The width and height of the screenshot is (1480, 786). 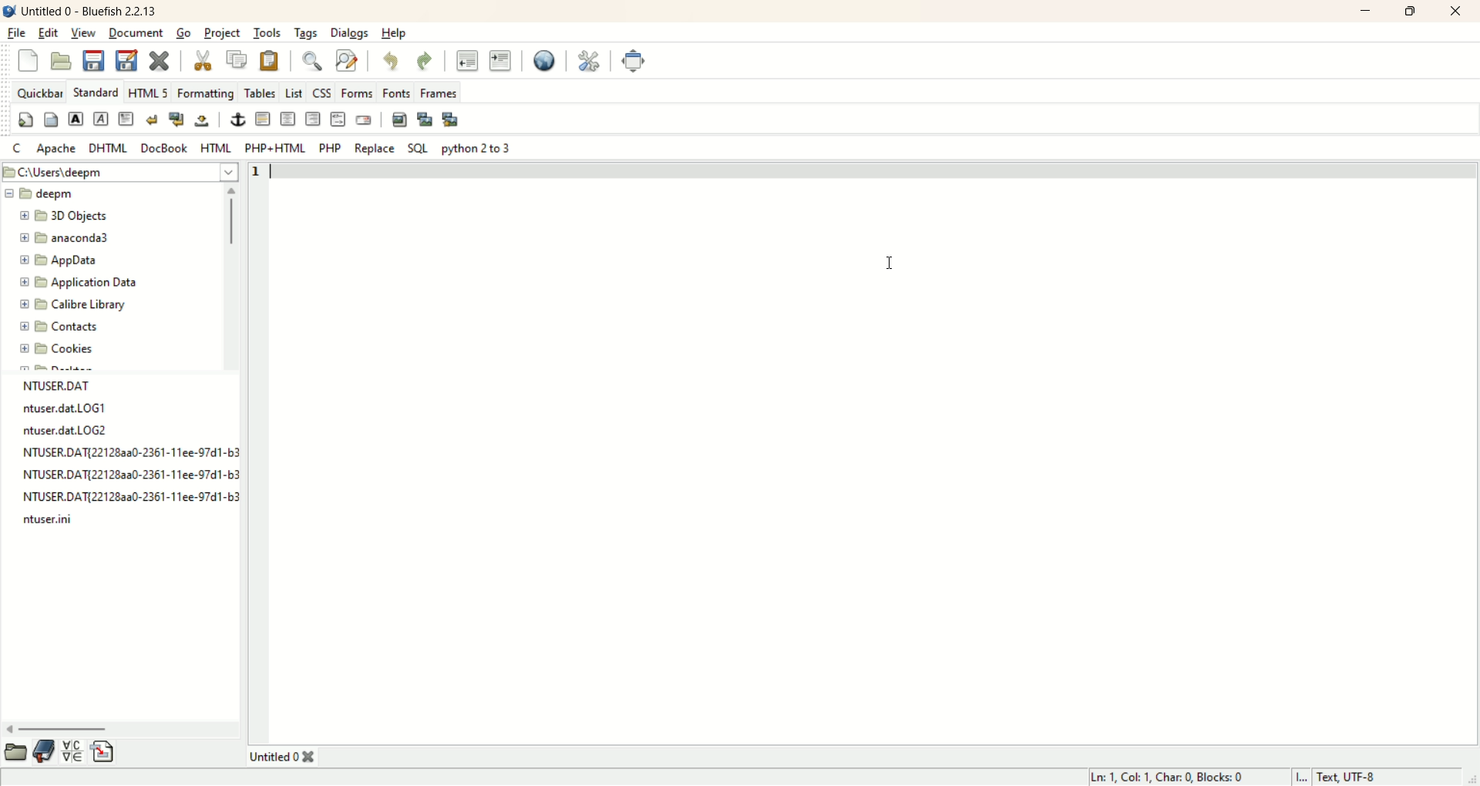 I want to click on Cursor, so click(x=887, y=258).